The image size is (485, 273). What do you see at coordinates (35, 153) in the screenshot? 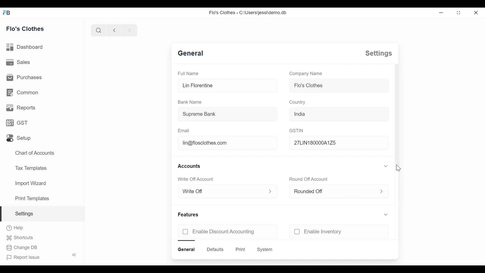
I see `Chart of Accounts` at bounding box center [35, 153].